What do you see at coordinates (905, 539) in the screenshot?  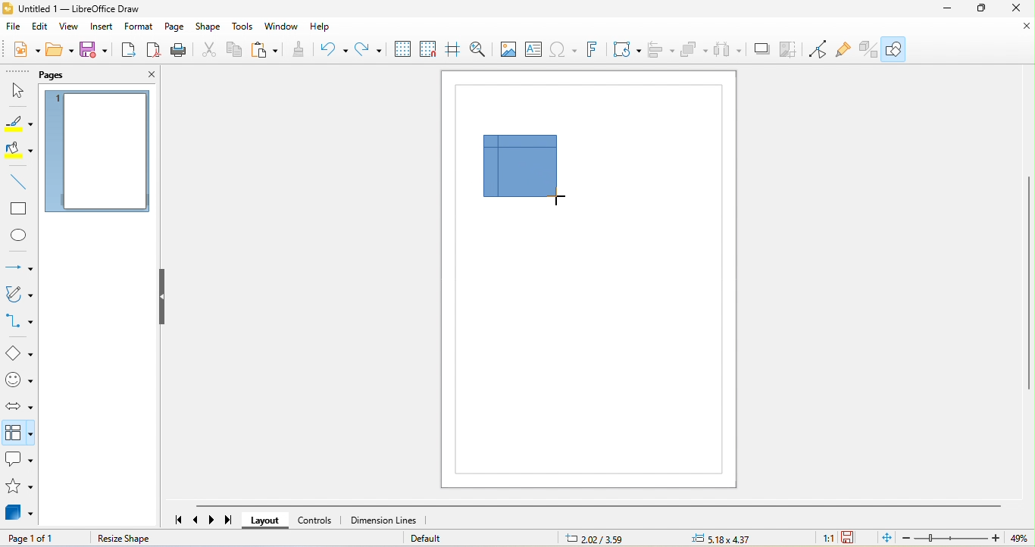 I see `zoom out` at bounding box center [905, 539].